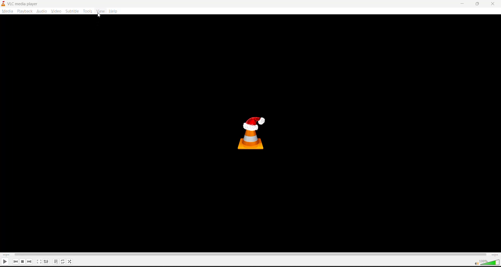 The width and height of the screenshot is (501, 267). Describe the element at coordinates (8, 11) in the screenshot. I see `media` at that location.